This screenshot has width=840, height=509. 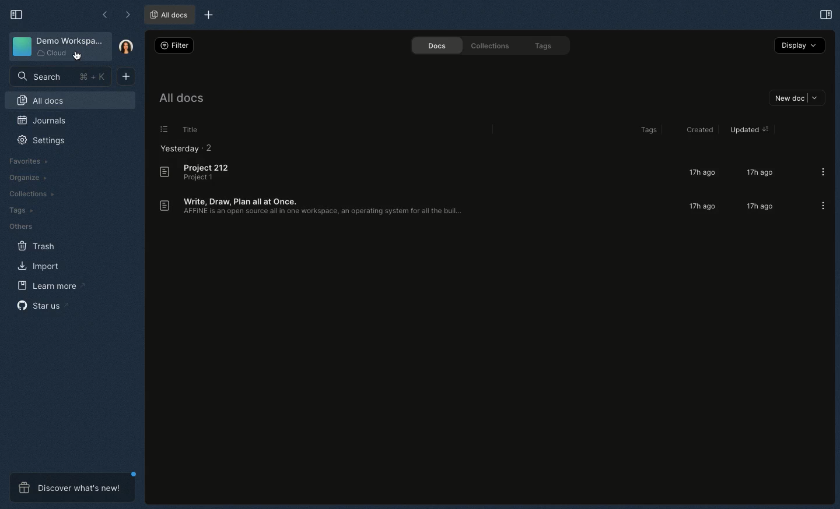 I want to click on 2 items, so click(x=214, y=149).